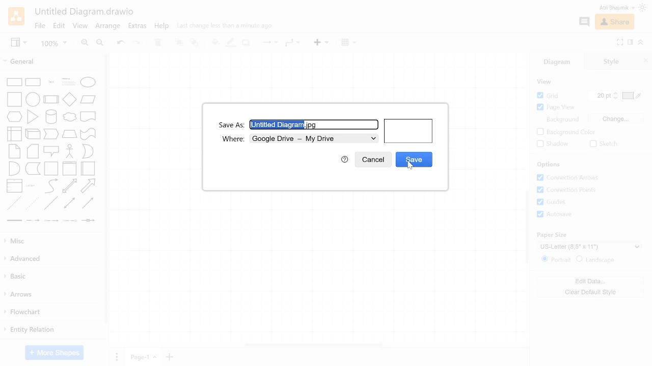 Image resolution: width=652 pixels, height=366 pixels. I want to click on Extras, so click(138, 26).